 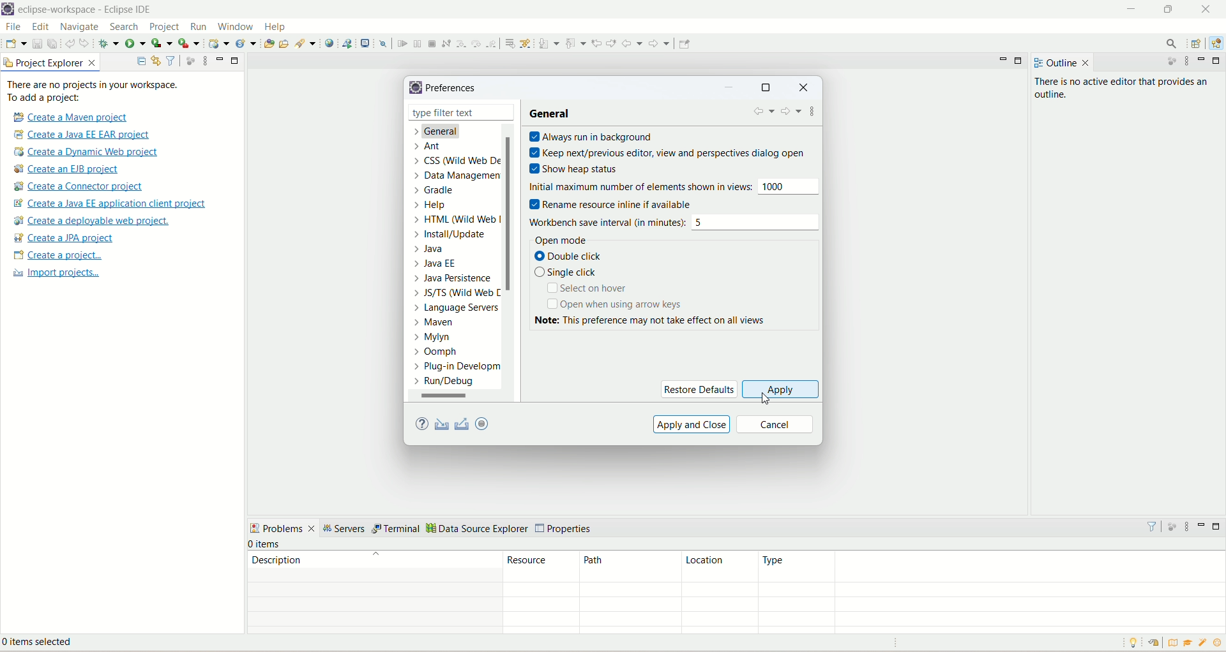 What do you see at coordinates (416, 42) in the screenshot?
I see `suspend` at bounding box center [416, 42].